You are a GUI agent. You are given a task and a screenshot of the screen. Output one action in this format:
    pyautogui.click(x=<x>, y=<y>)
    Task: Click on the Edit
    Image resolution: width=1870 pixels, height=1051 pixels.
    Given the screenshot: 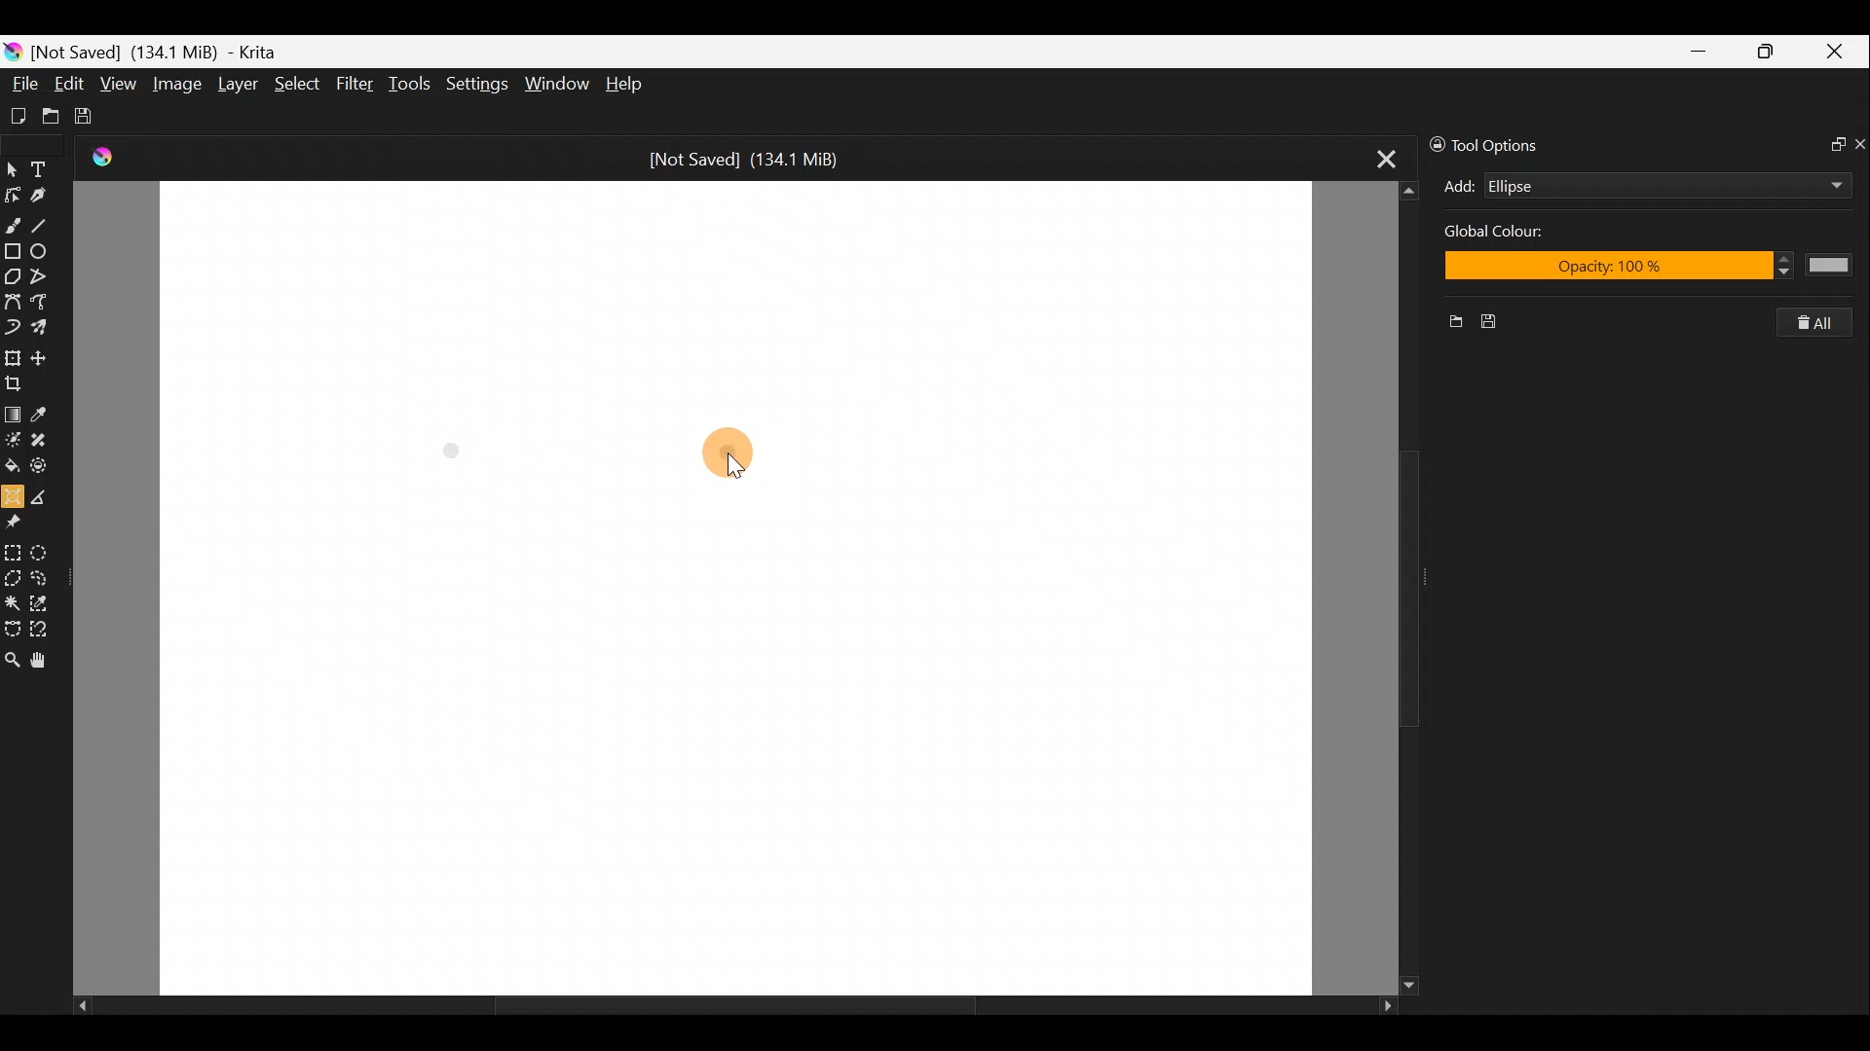 What is the action you would take?
    pyautogui.click(x=70, y=84)
    